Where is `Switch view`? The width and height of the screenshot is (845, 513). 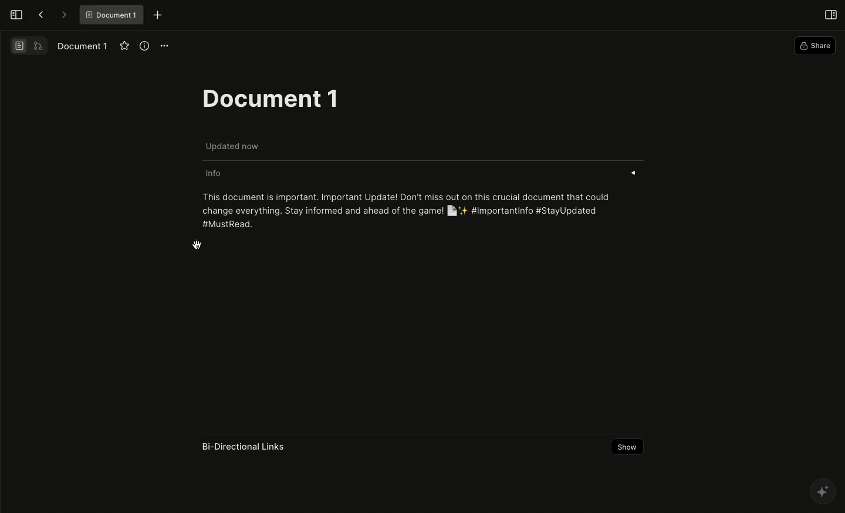
Switch view is located at coordinates (28, 46).